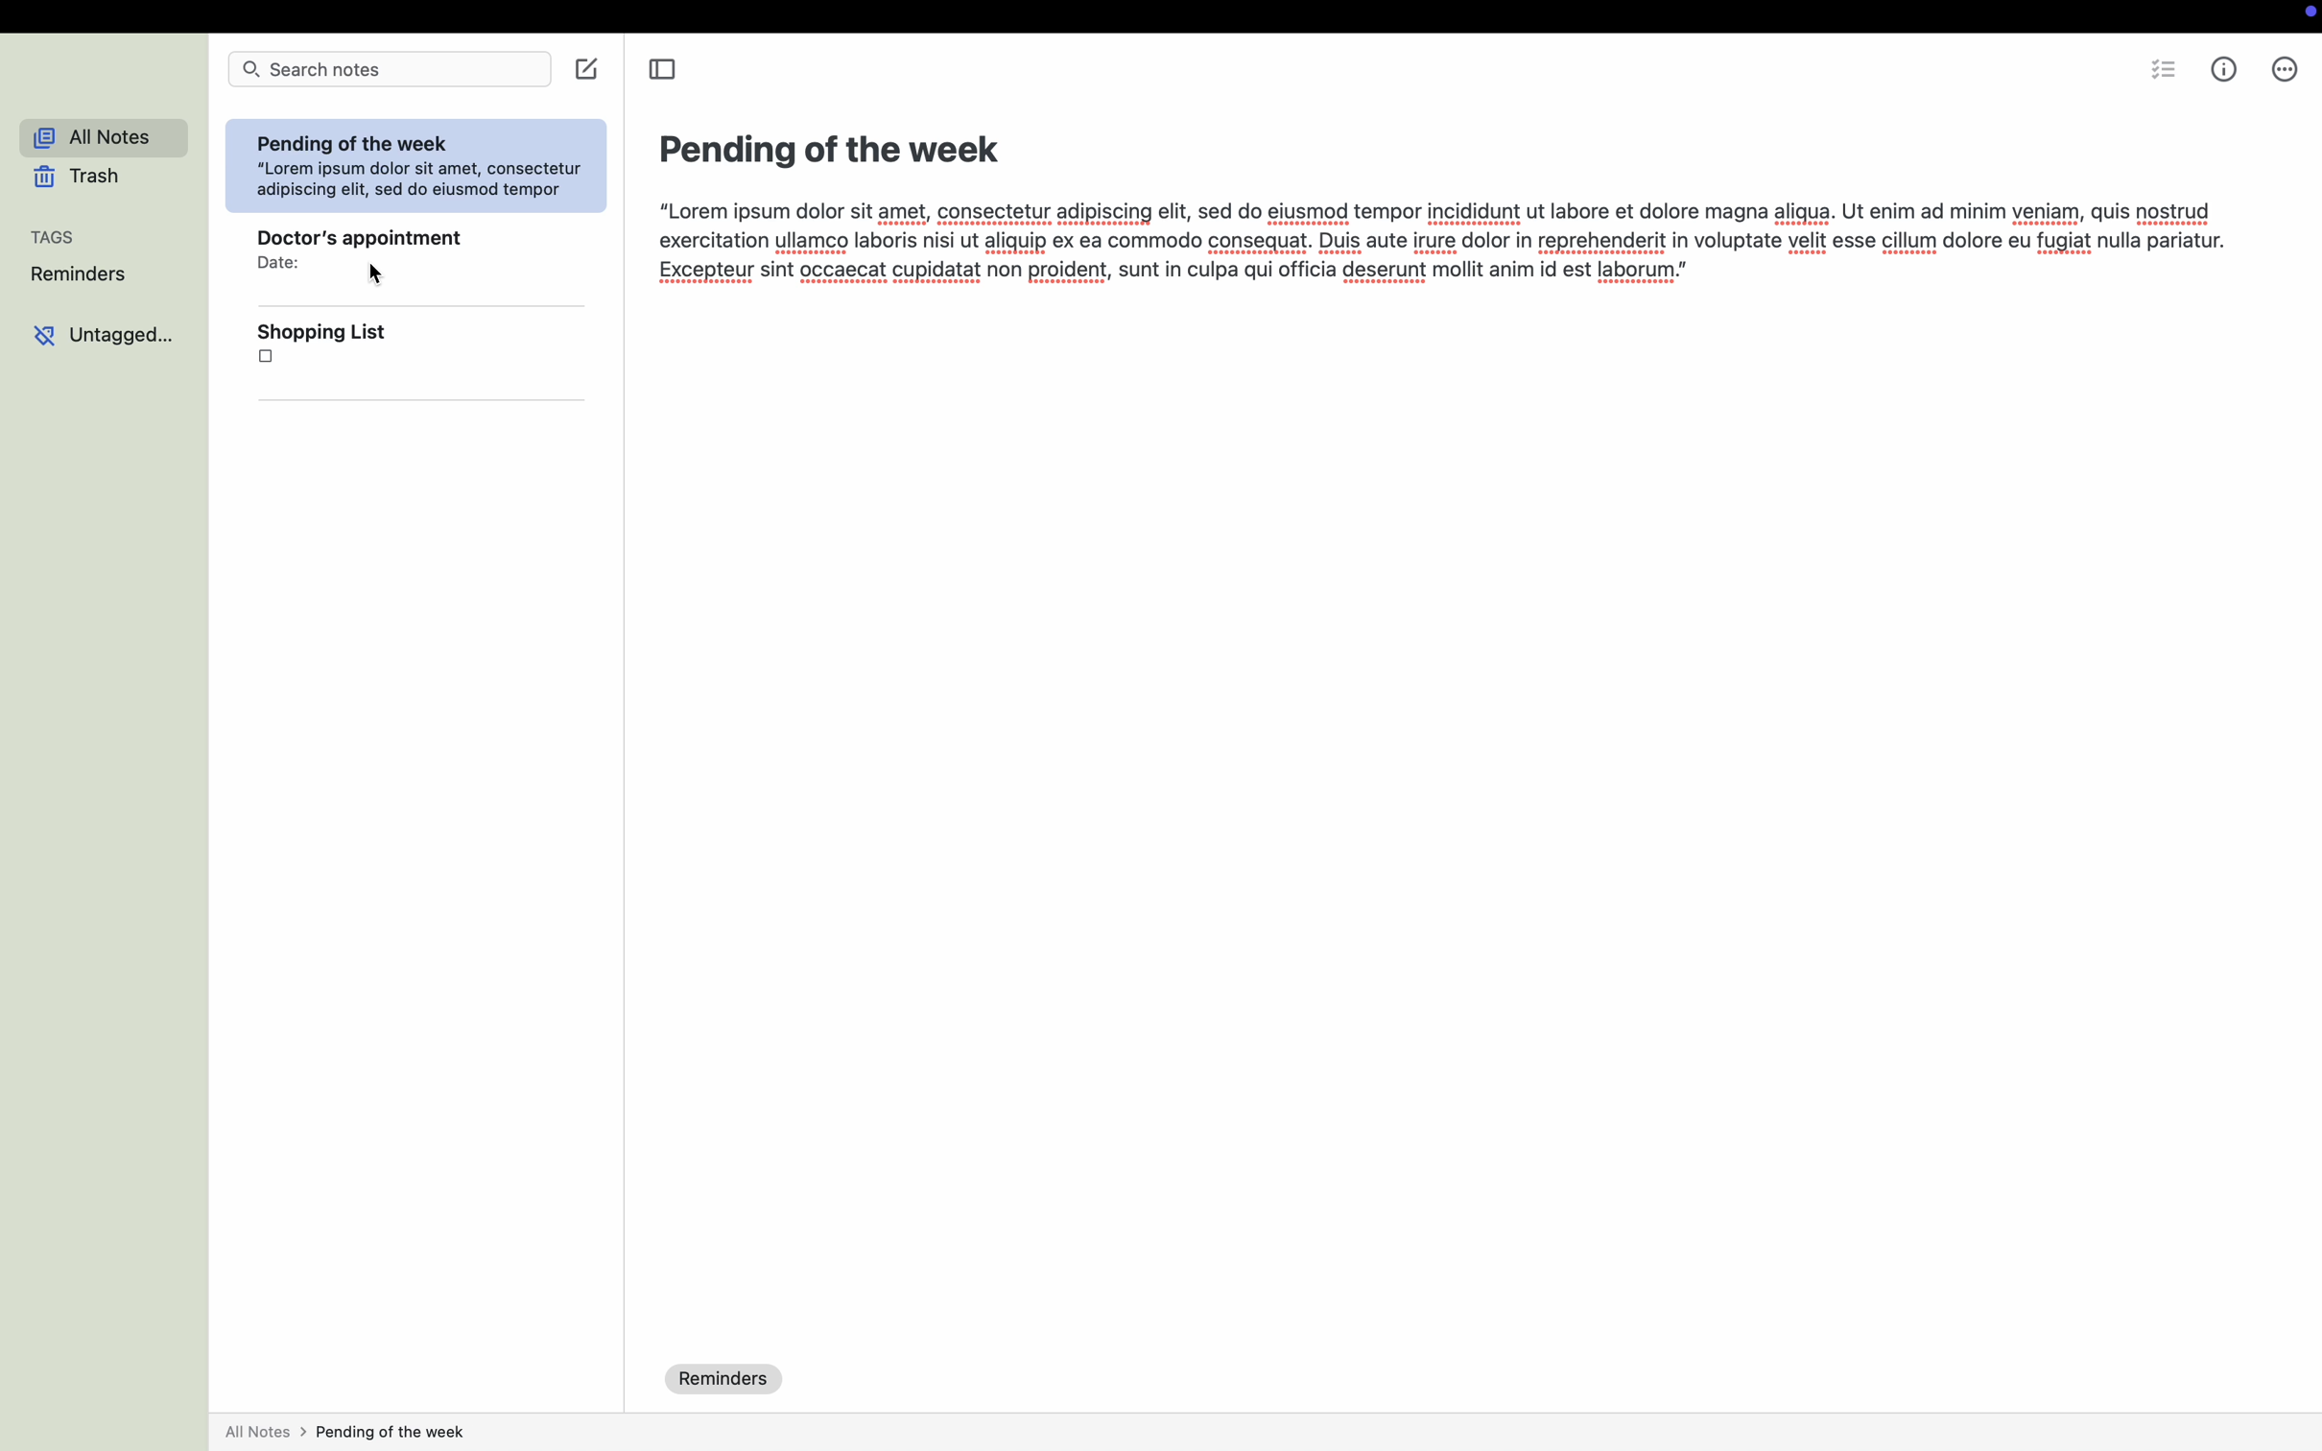 This screenshot has height=1451, width=2322. Describe the element at coordinates (660, 68) in the screenshot. I see `toggle sidebar` at that location.